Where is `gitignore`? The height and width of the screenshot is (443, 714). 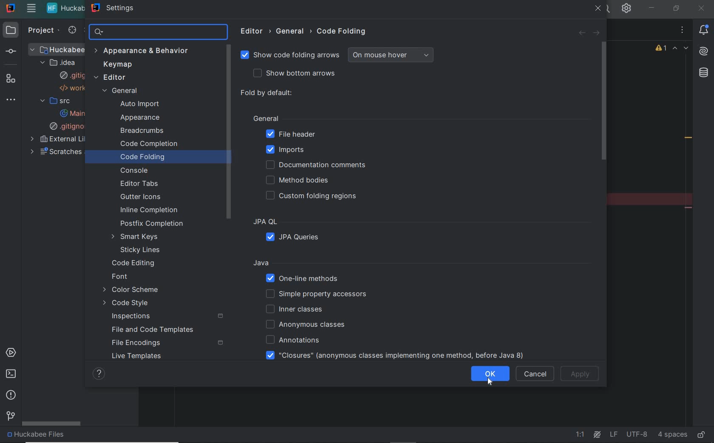
gitignore is located at coordinates (74, 75).